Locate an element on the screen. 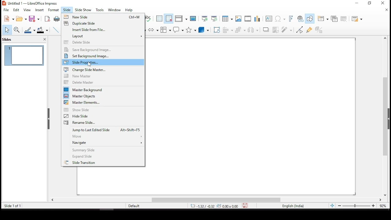  scroll bar is located at coordinates (220, 200).